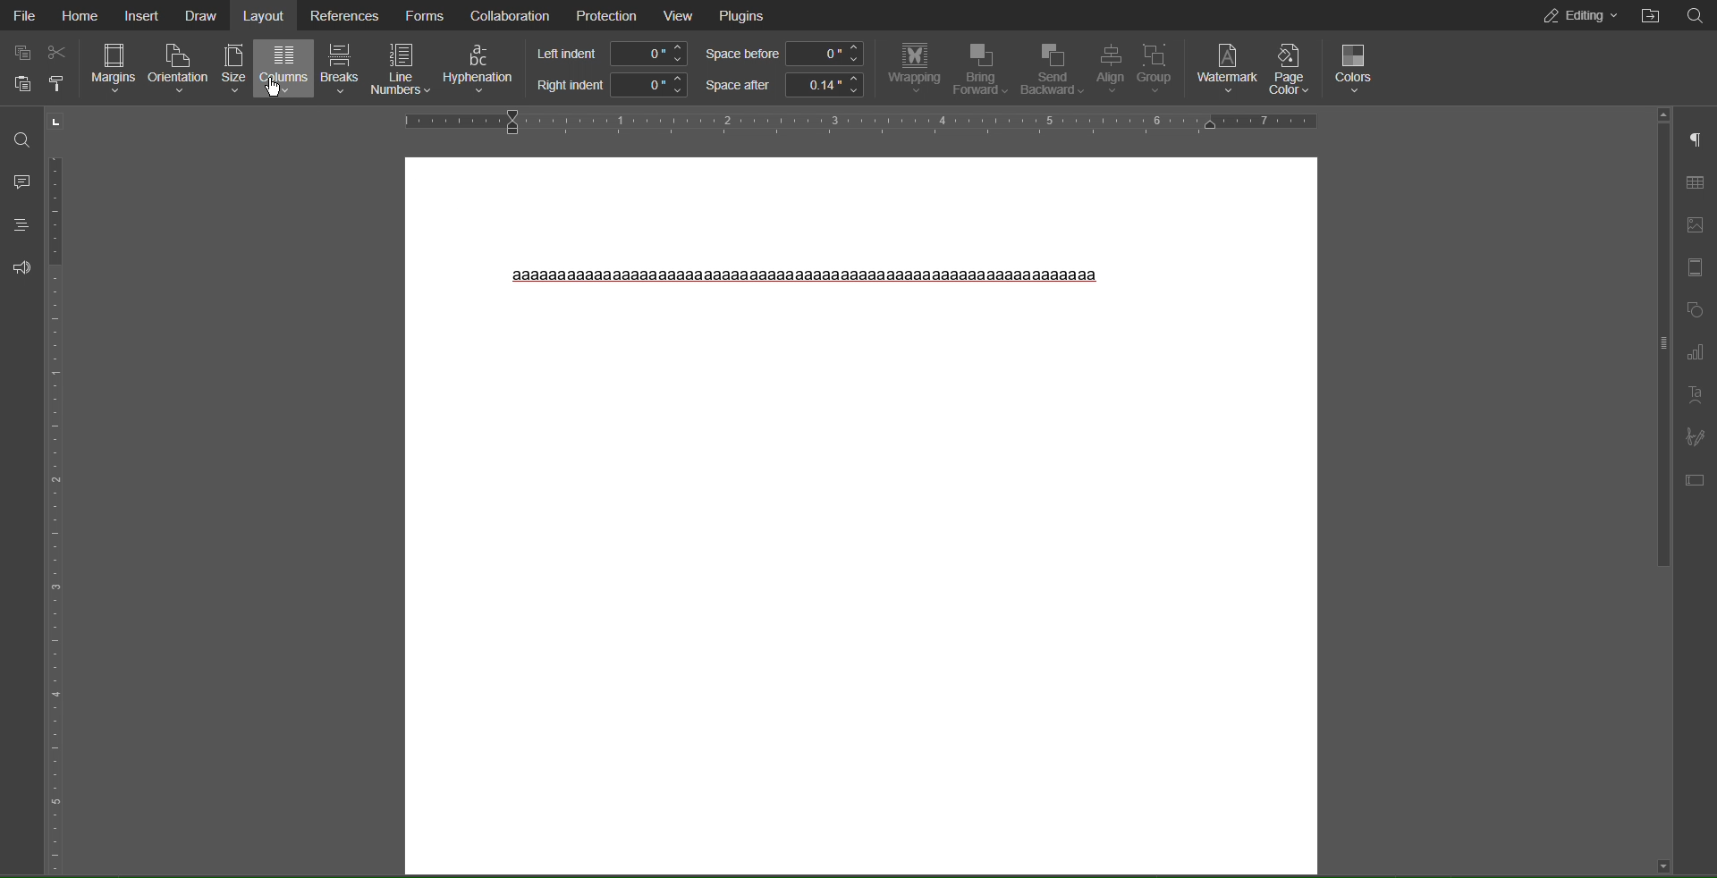 The image size is (1717, 878). I want to click on Text File Settings, so click(1696, 477).